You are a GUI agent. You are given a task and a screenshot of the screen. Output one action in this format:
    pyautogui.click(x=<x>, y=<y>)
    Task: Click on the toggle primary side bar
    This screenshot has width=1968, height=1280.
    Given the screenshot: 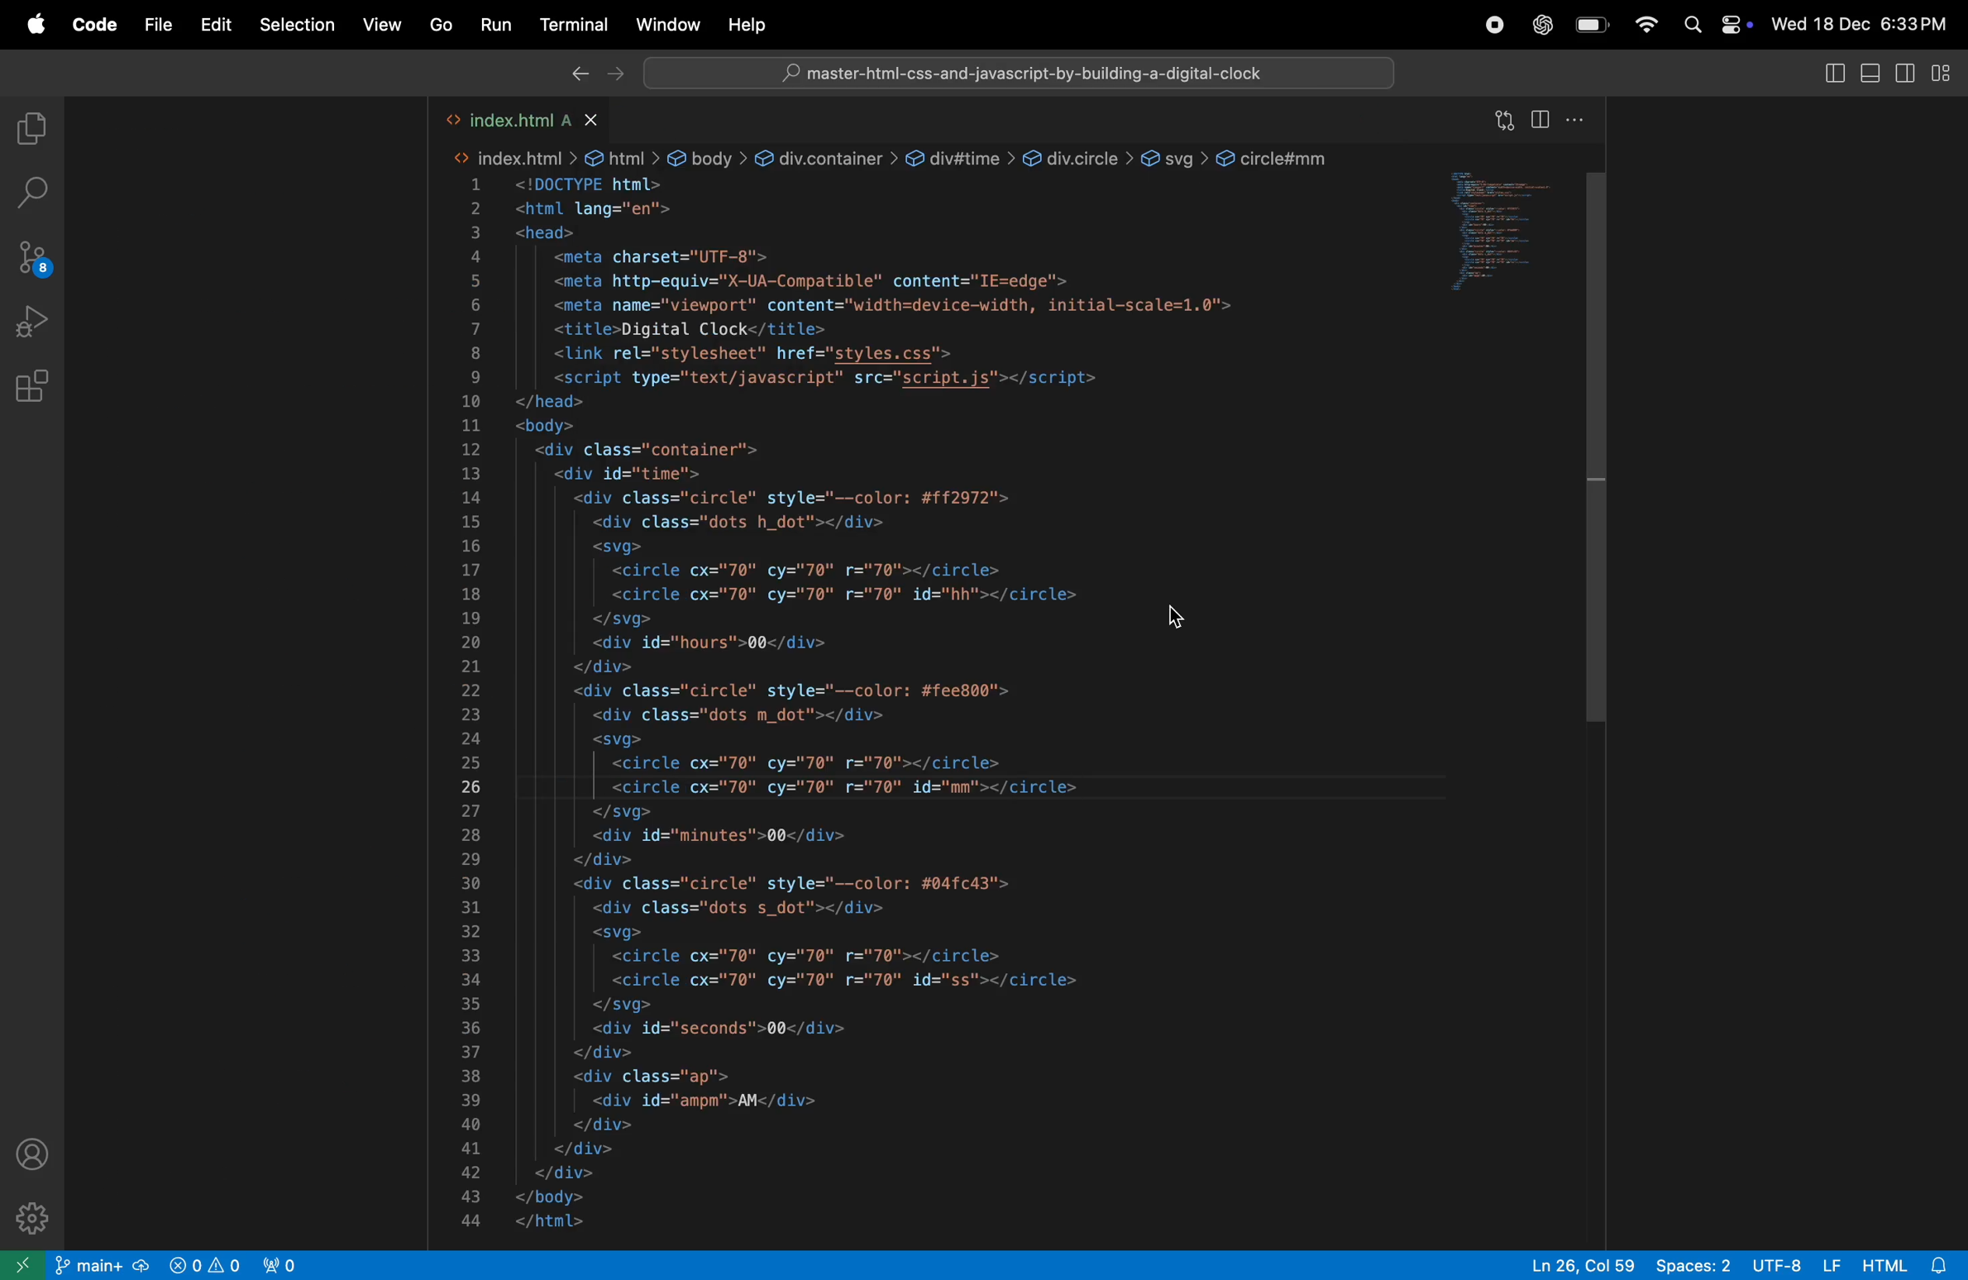 What is the action you would take?
    pyautogui.click(x=1832, y=72)
    